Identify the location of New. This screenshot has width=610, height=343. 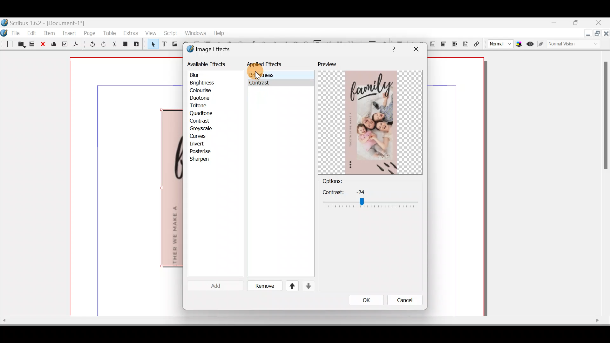
(7, 44).